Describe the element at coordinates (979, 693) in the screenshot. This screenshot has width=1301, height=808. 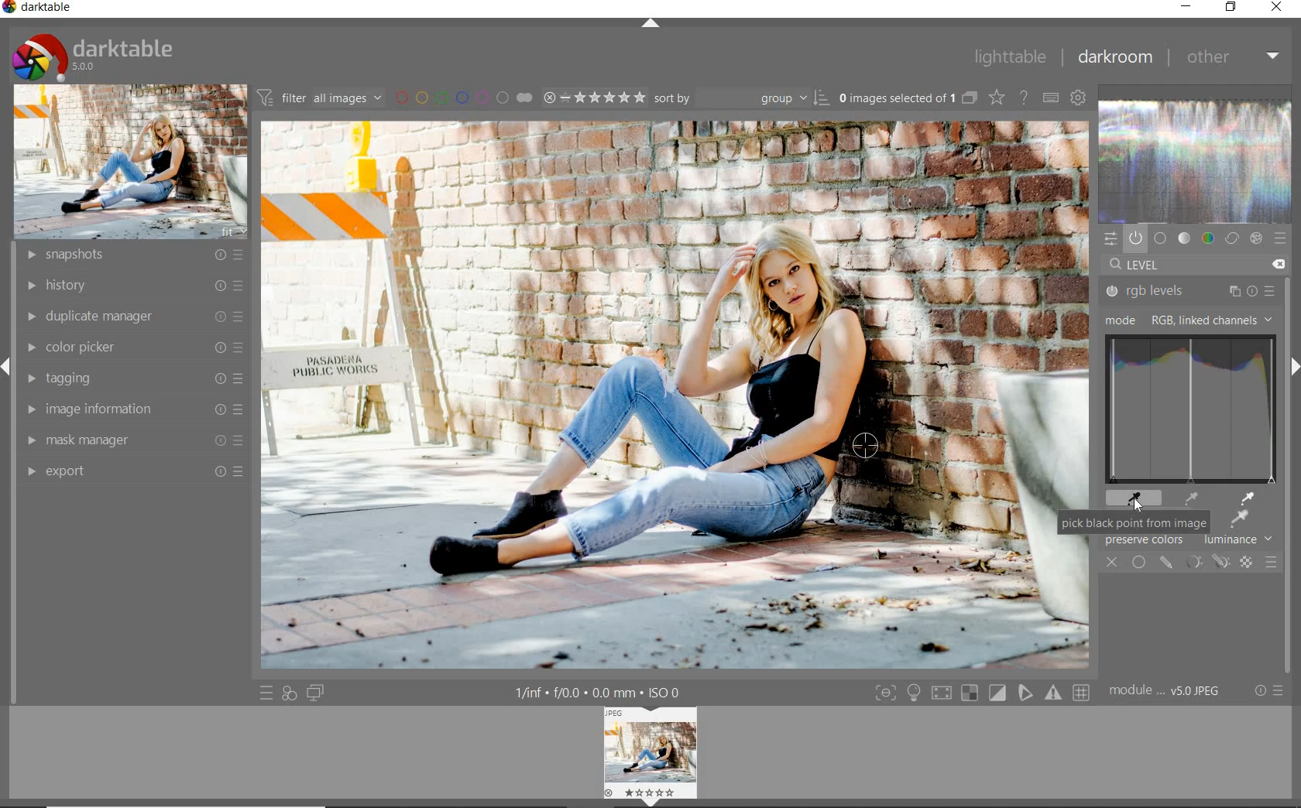
I see `toggle modes` at that location.